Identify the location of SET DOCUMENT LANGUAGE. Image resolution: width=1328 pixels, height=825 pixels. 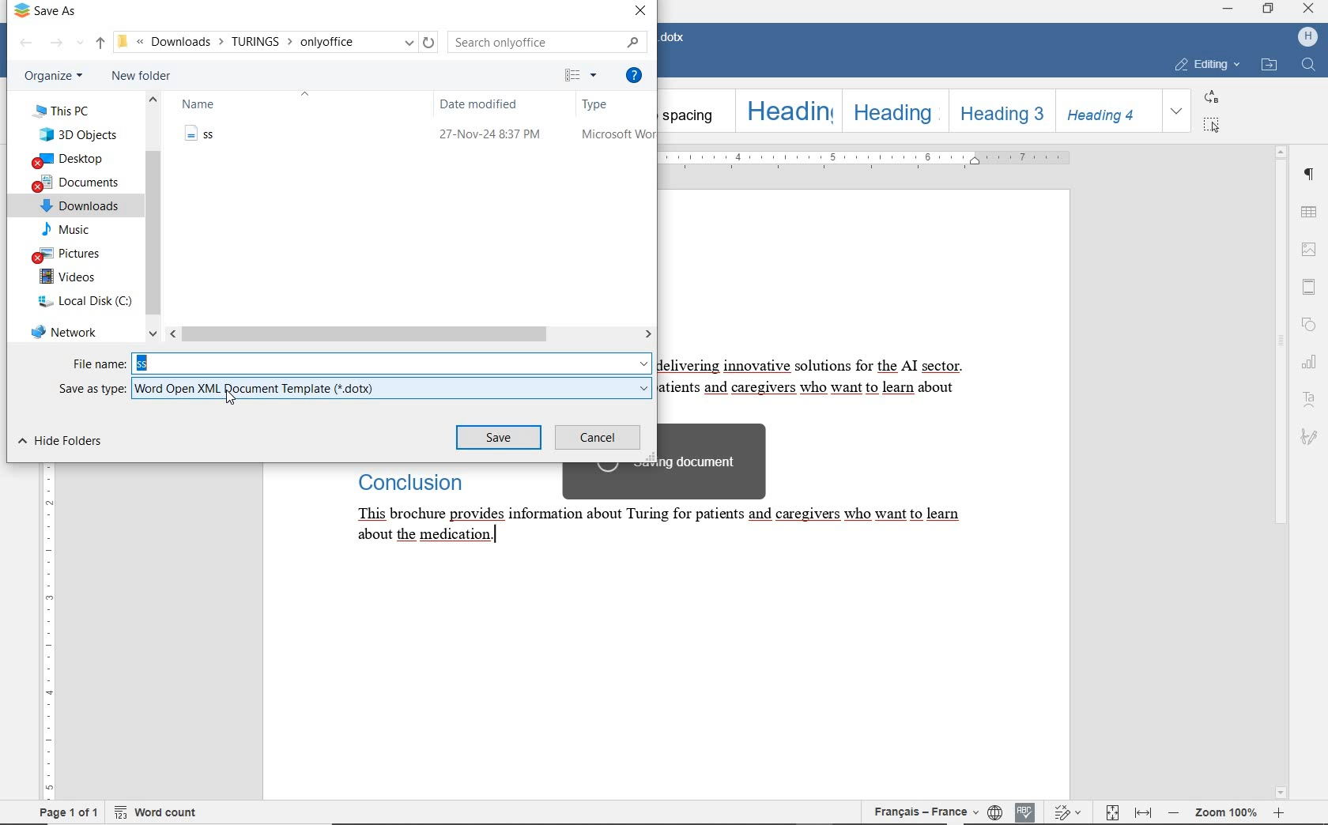
(995, 810).